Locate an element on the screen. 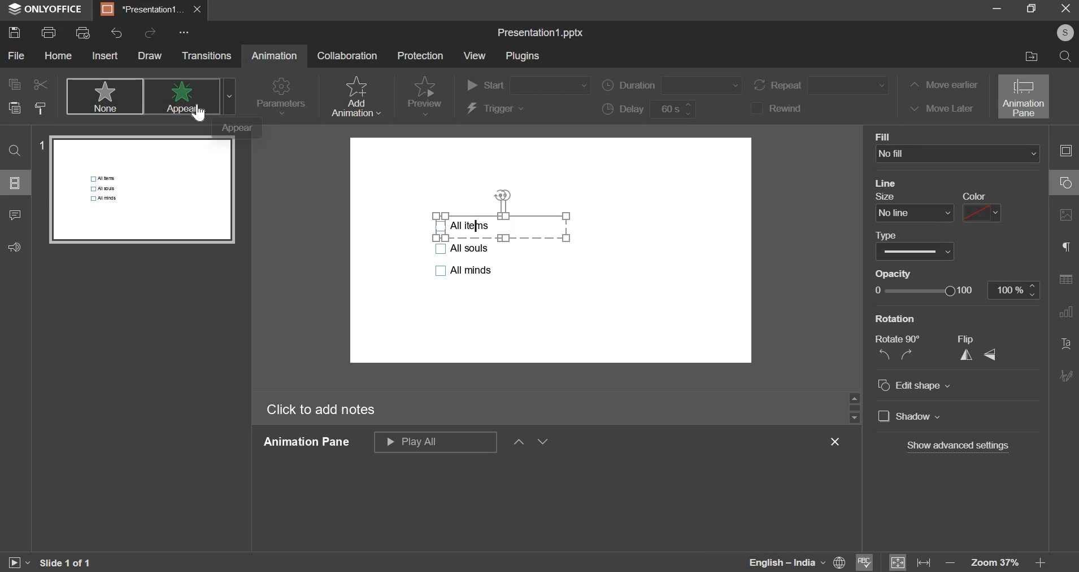 This screenshot has width=1079, height=572. trigger is located at coordinates (496, 109).